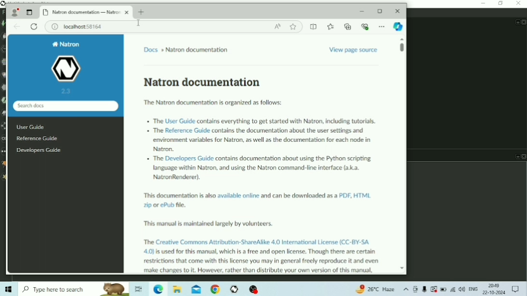  Describe the element at coordinates (78, 27) in the screenshot. I see `Page Information` at that location.